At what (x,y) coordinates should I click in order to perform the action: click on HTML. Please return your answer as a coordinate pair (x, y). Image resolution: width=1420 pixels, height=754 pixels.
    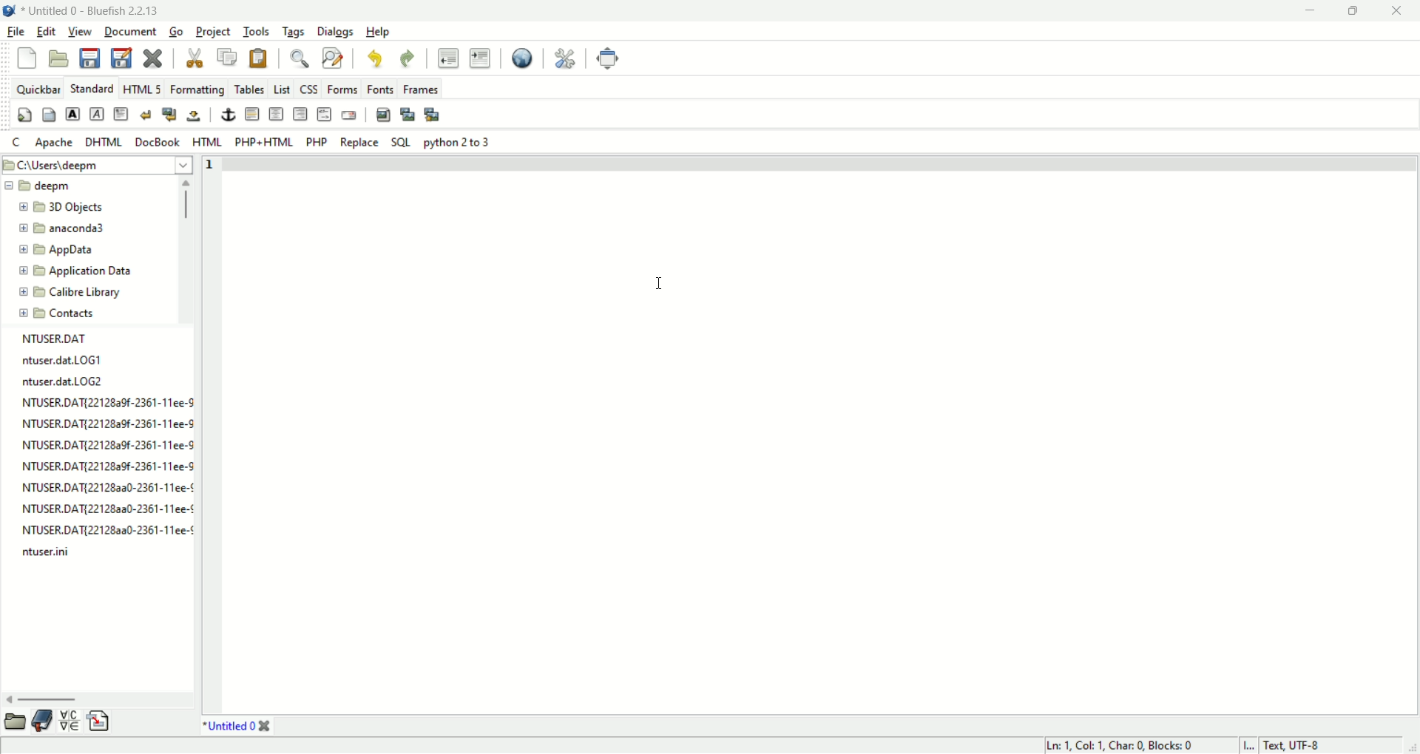
    Looking at the image, I should click on (208, 141).